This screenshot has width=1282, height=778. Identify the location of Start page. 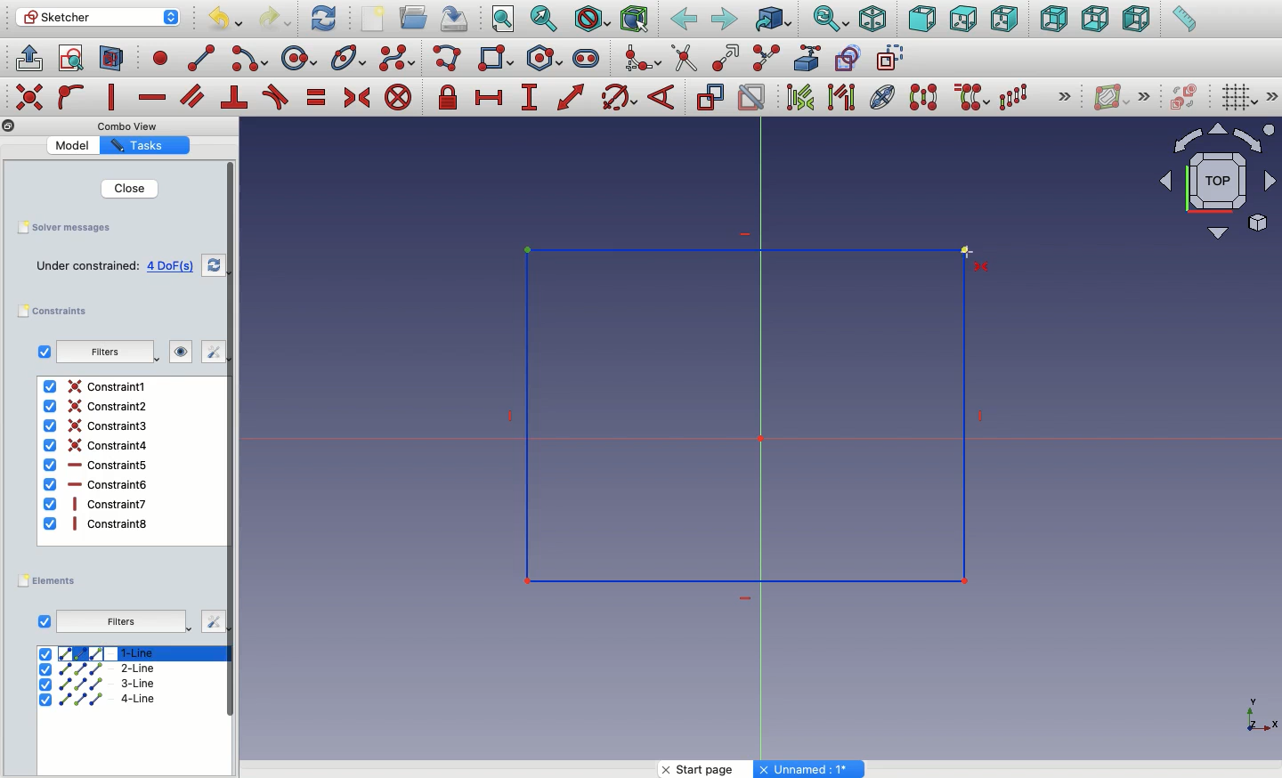
(708, 769).